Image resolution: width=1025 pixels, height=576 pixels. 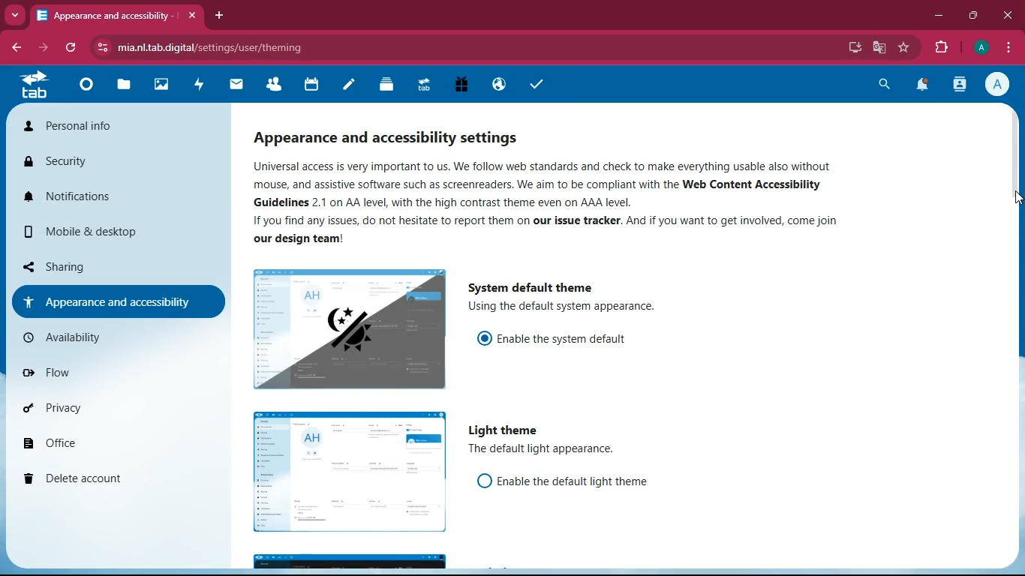 I want to click on files, so click(x=124, y=86).